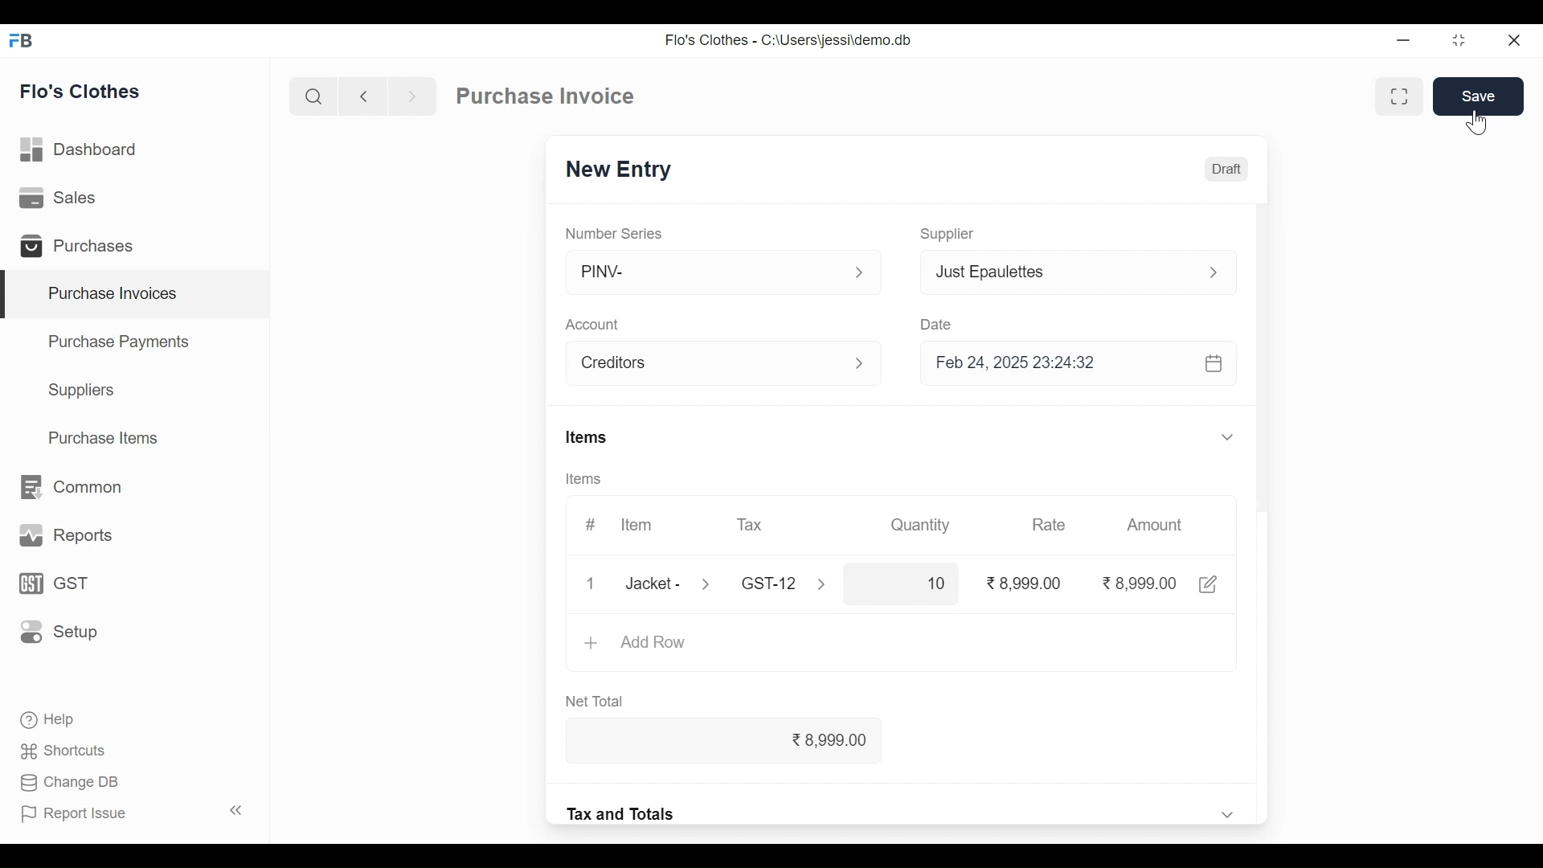 This screenshot has width=1543, height=868. I want to click on Feb 24, 2025 23:24:32, so click(1081, 365).